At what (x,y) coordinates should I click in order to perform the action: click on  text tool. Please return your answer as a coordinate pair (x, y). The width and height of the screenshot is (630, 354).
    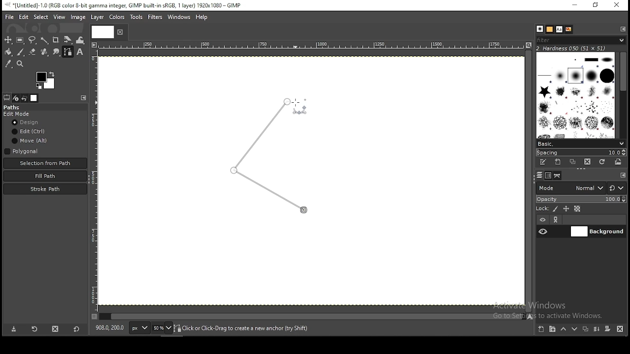
    Looking at the image, I should click on (81, 53).